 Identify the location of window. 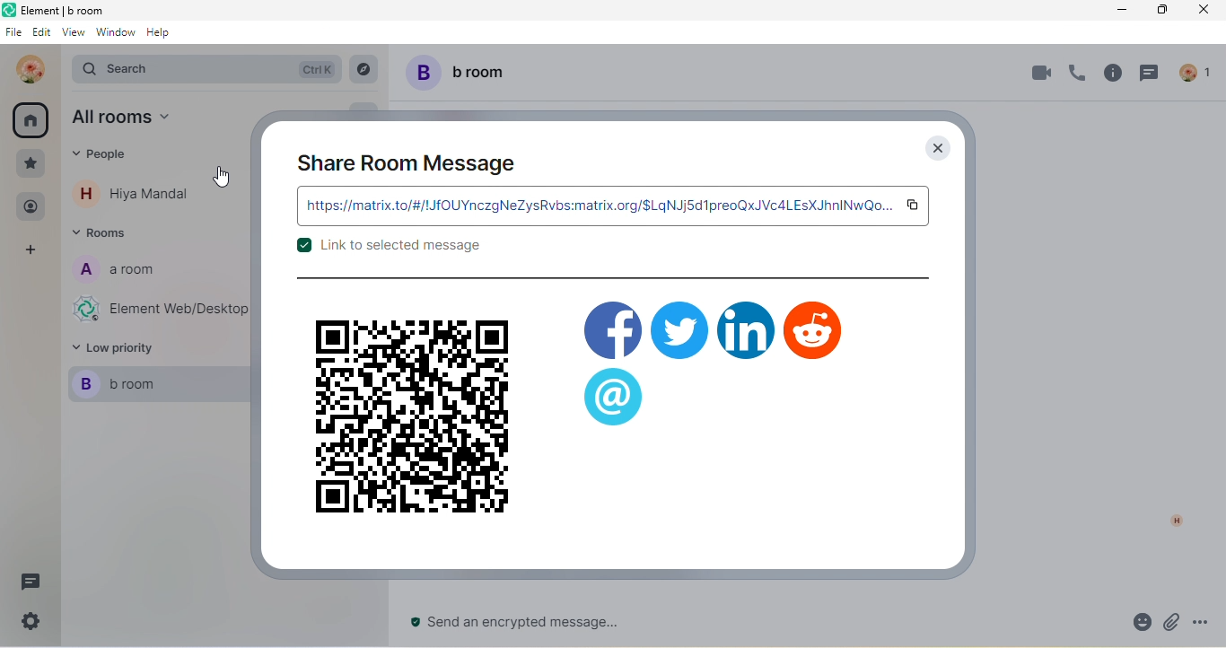
(115, 37).